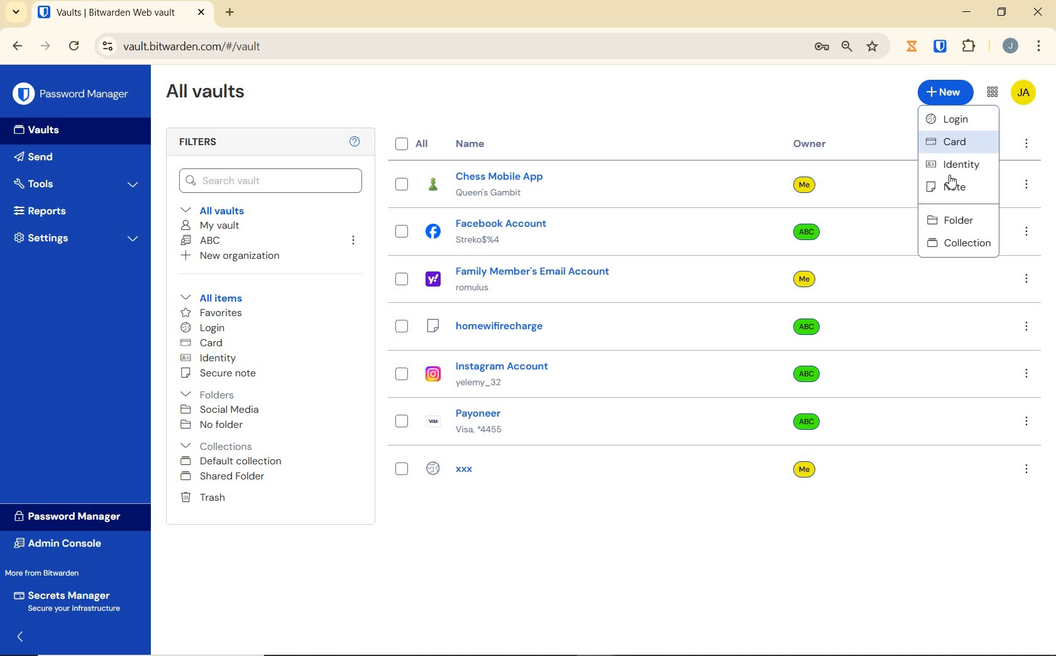 This screenshot has height=656, width=1056. What do you see at coordinates (72, 93) in the screenshot?
I see `Password Manager` at bounding box center [72, 93].